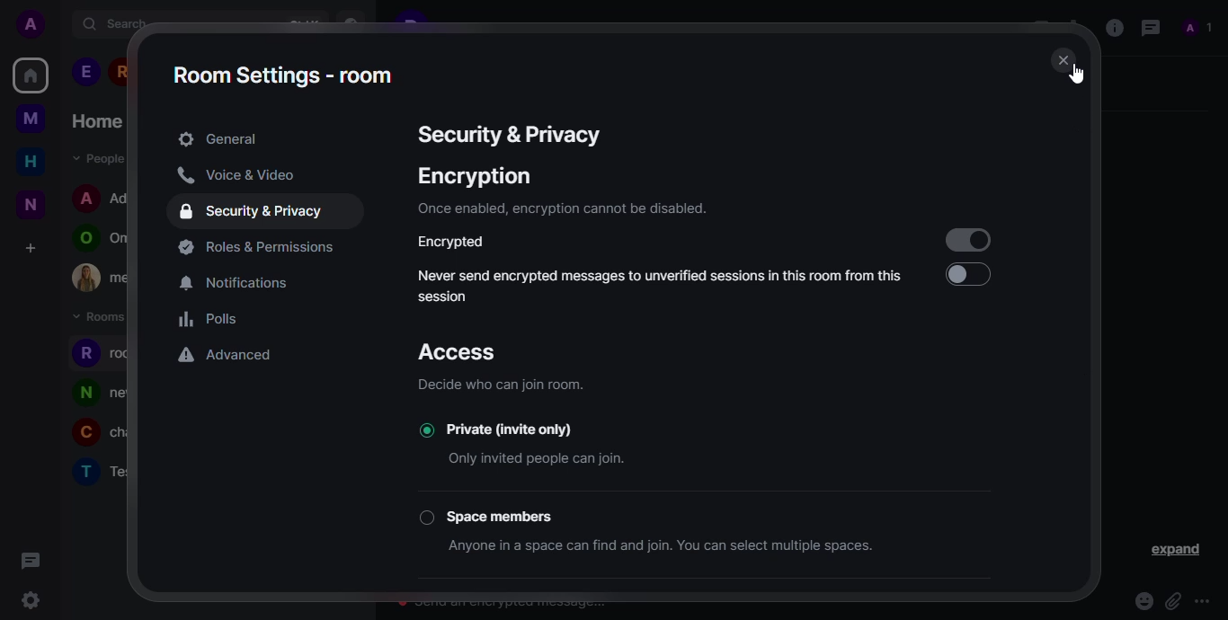  I want to click on voice & video, so click(236, 175).